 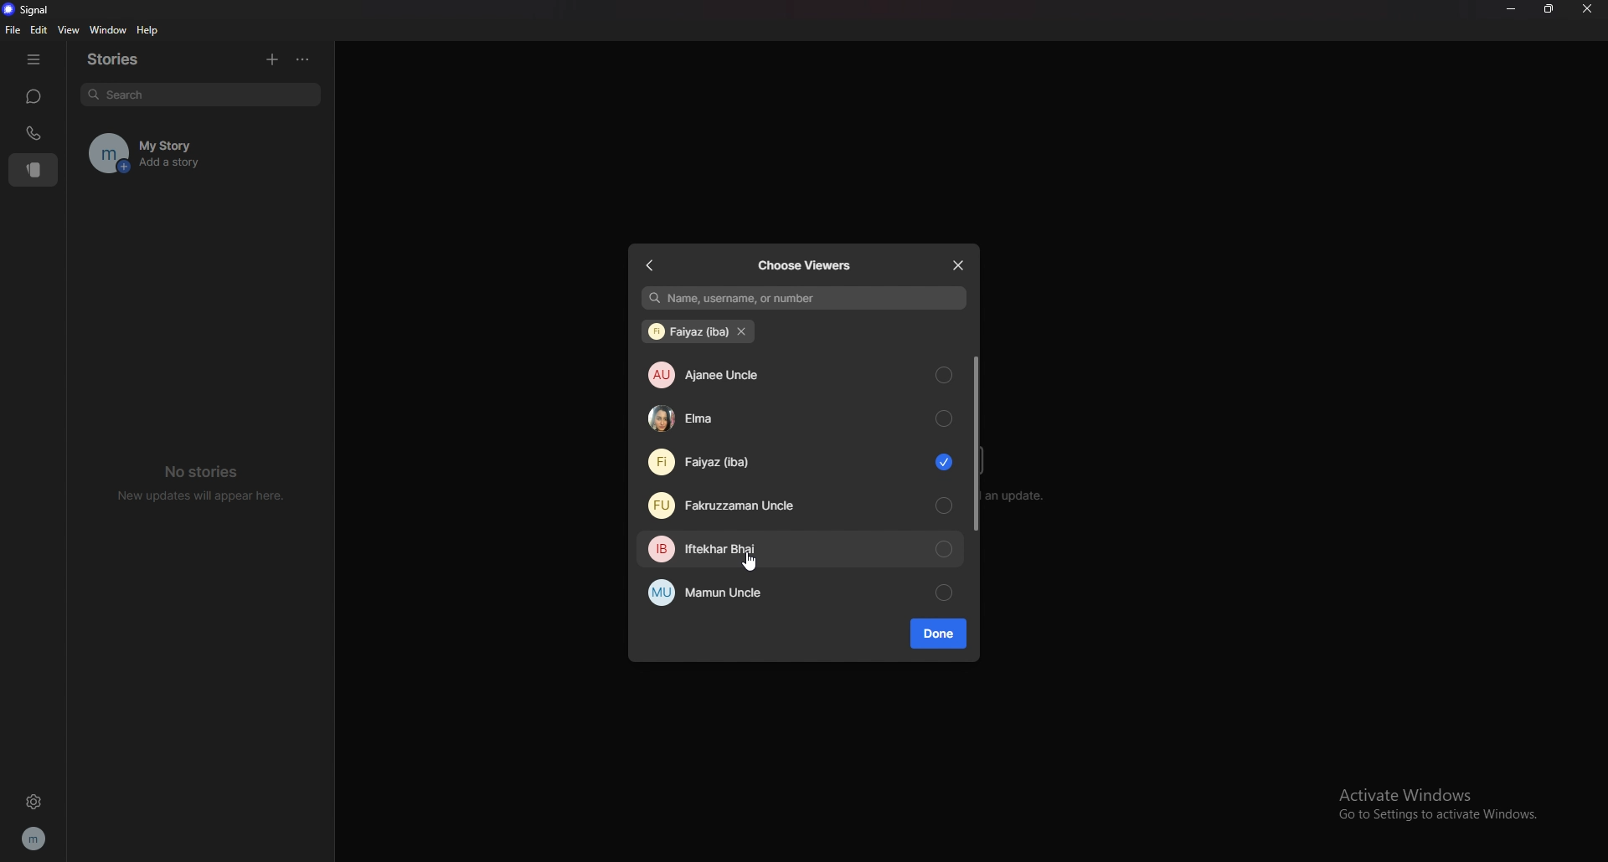 I want to click on close, so click(x=960, y=265).